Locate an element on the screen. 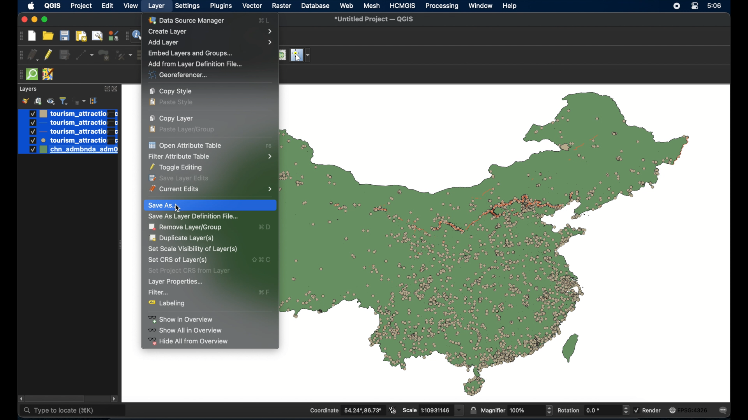  project is located at coordinates (80, 6).